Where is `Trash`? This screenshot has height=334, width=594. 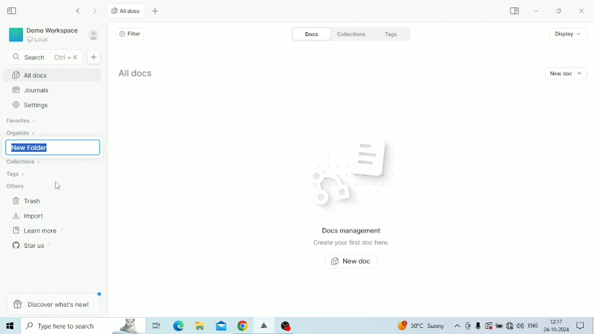
Trash is located at coordinates (28, 202).